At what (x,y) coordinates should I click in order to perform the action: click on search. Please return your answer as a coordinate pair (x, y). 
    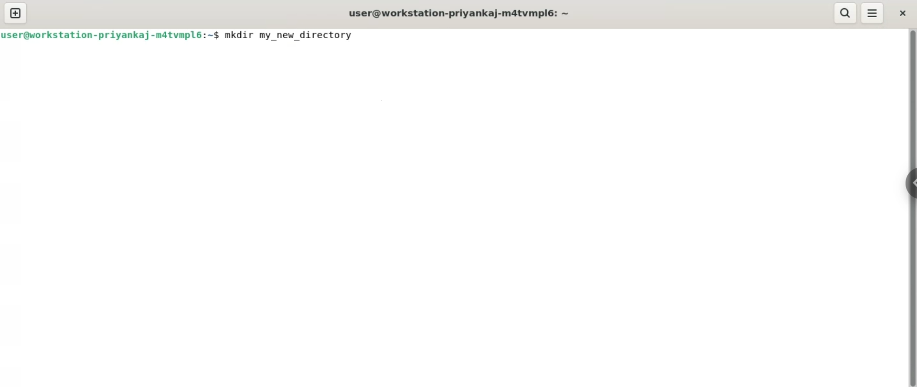
    Looking at the image, I should click on (845, 13).